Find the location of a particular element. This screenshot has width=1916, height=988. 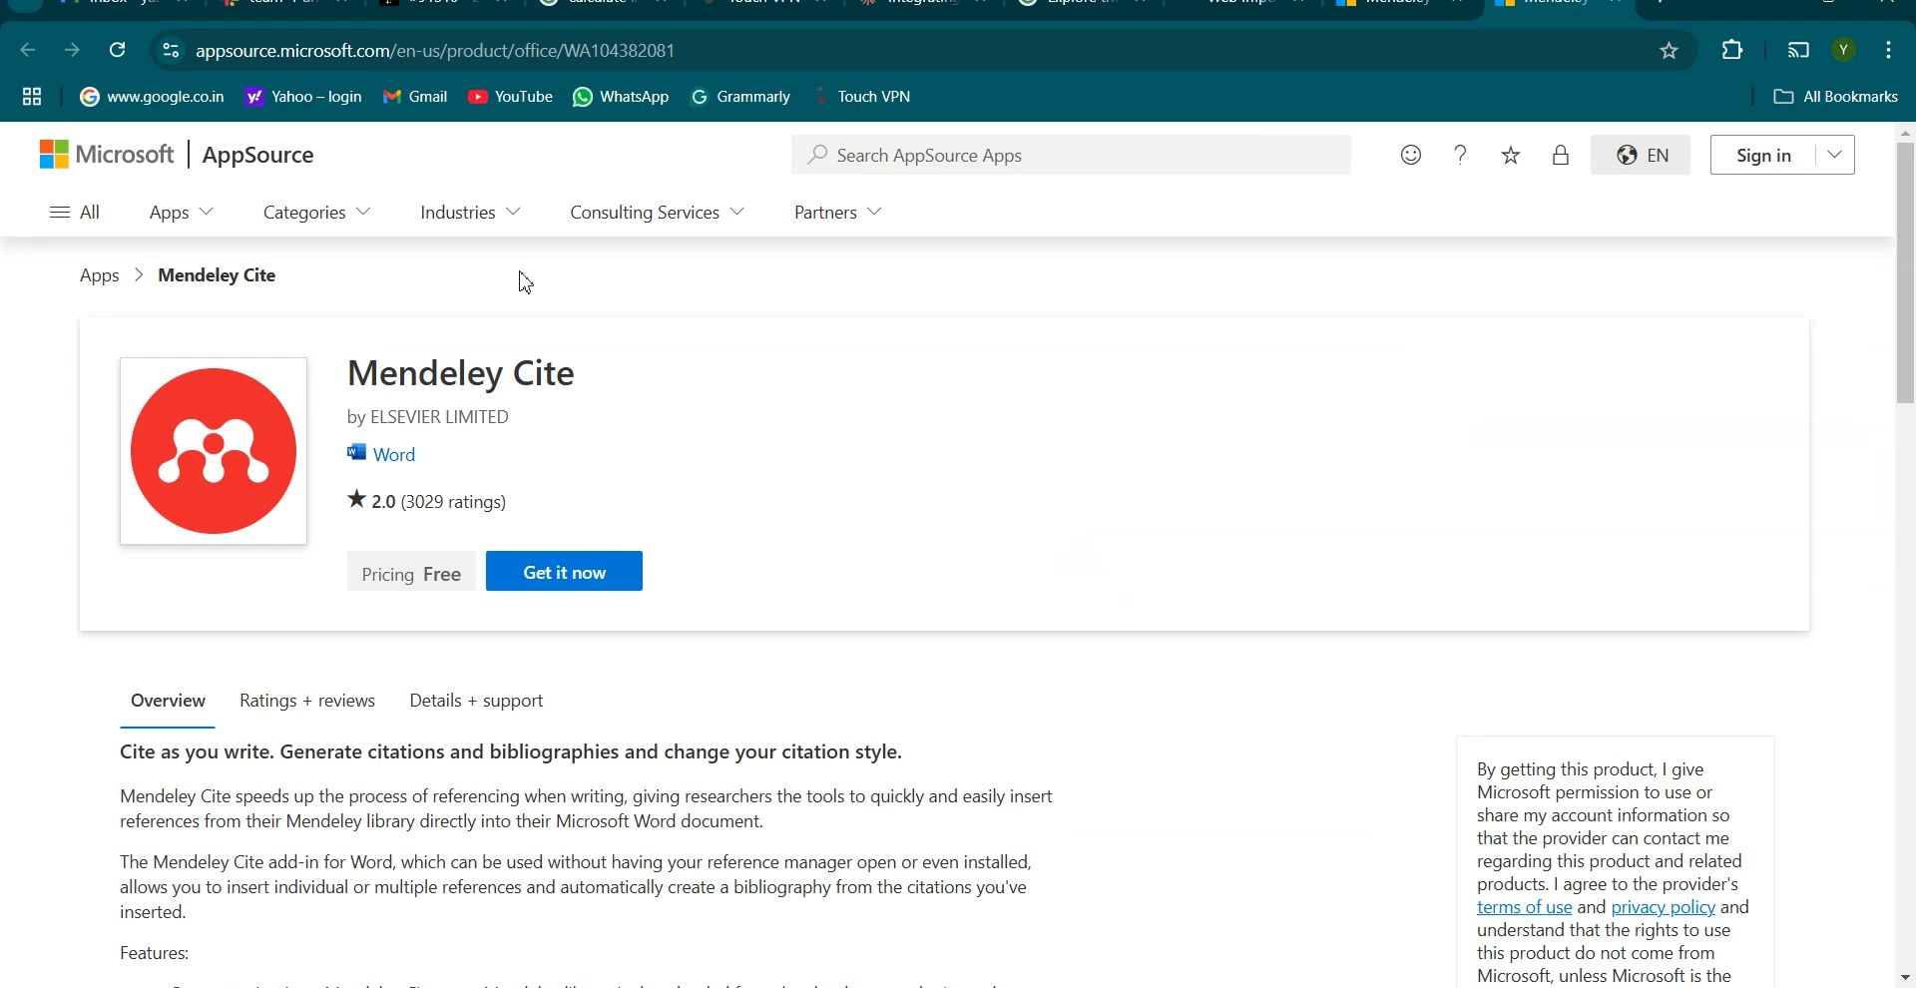

By getting this product, | give
Microsoft permission to use or
share my account information so
that the provider can contact me
regarding this product and related
products. | agree to the provider's is located at coordinates (1616, 824).